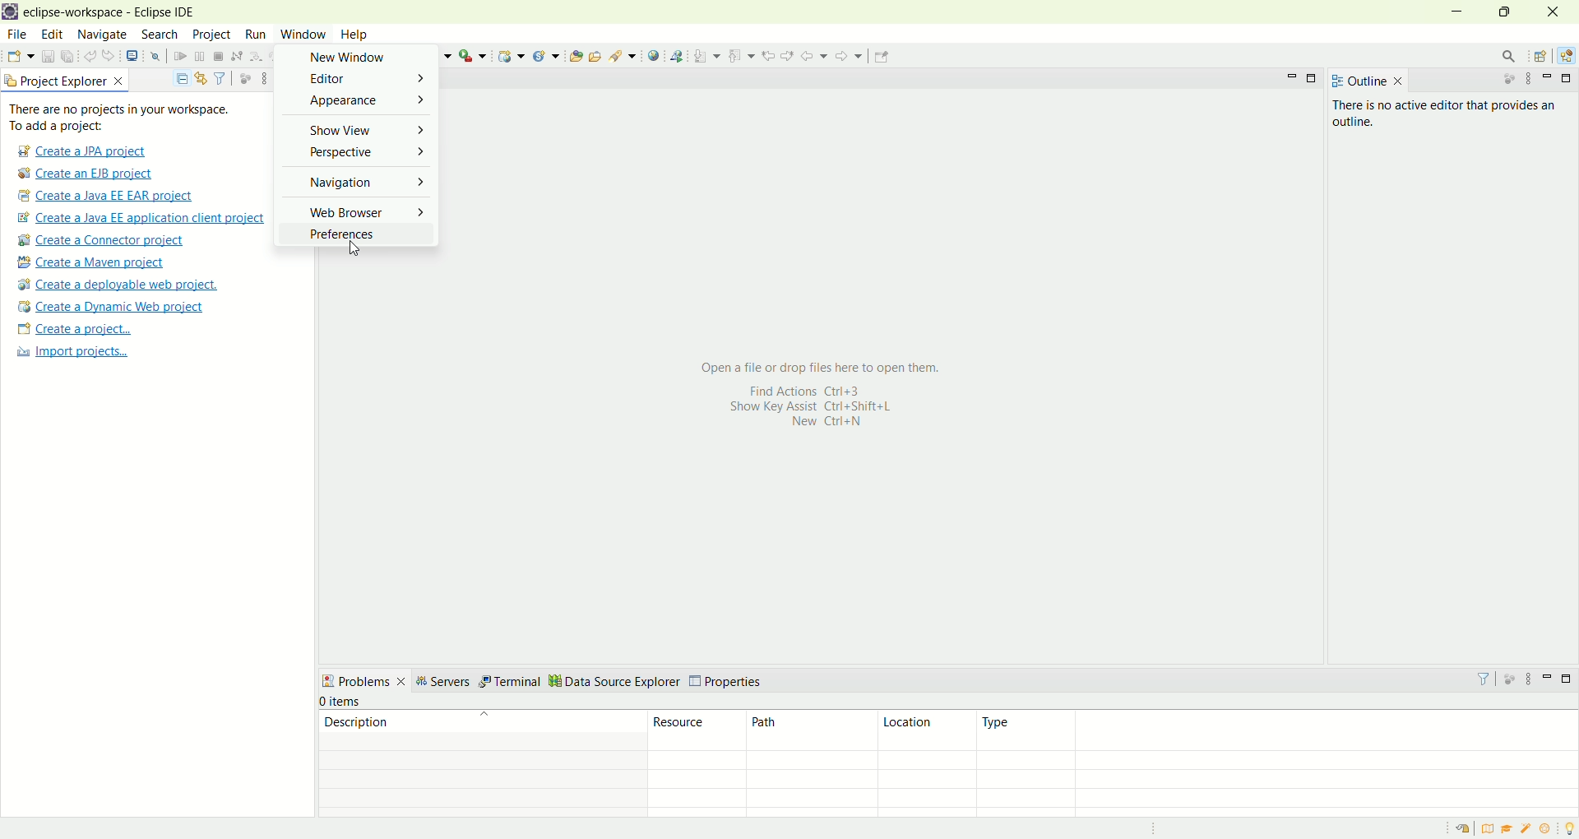 The height and width of the screenshot is (839, 1579). I want to click on navigate, so click(103, 35).